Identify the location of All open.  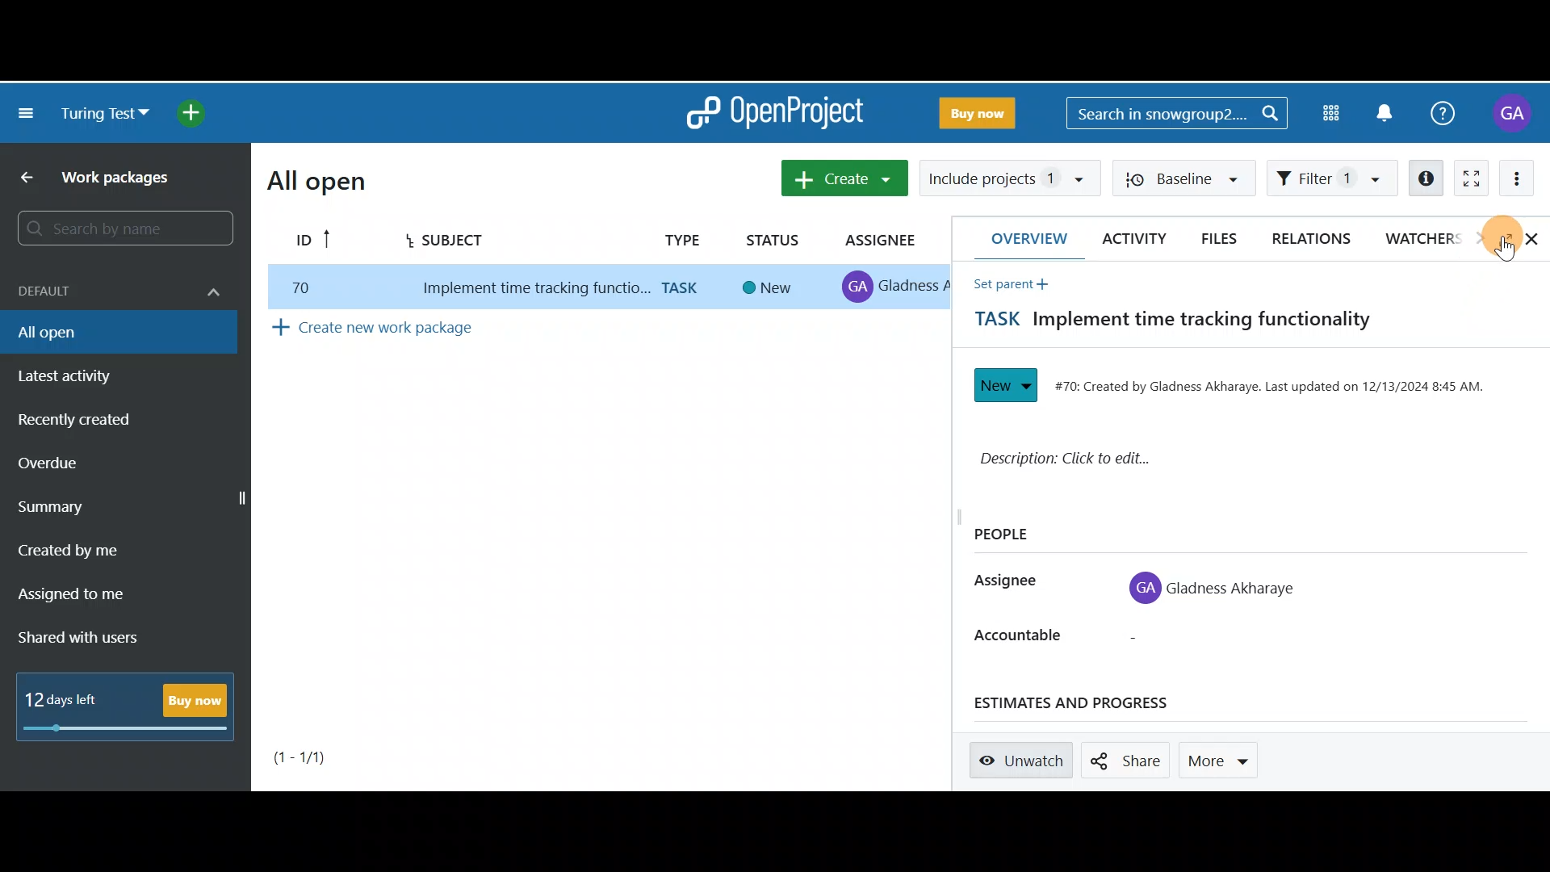
(358, 175).